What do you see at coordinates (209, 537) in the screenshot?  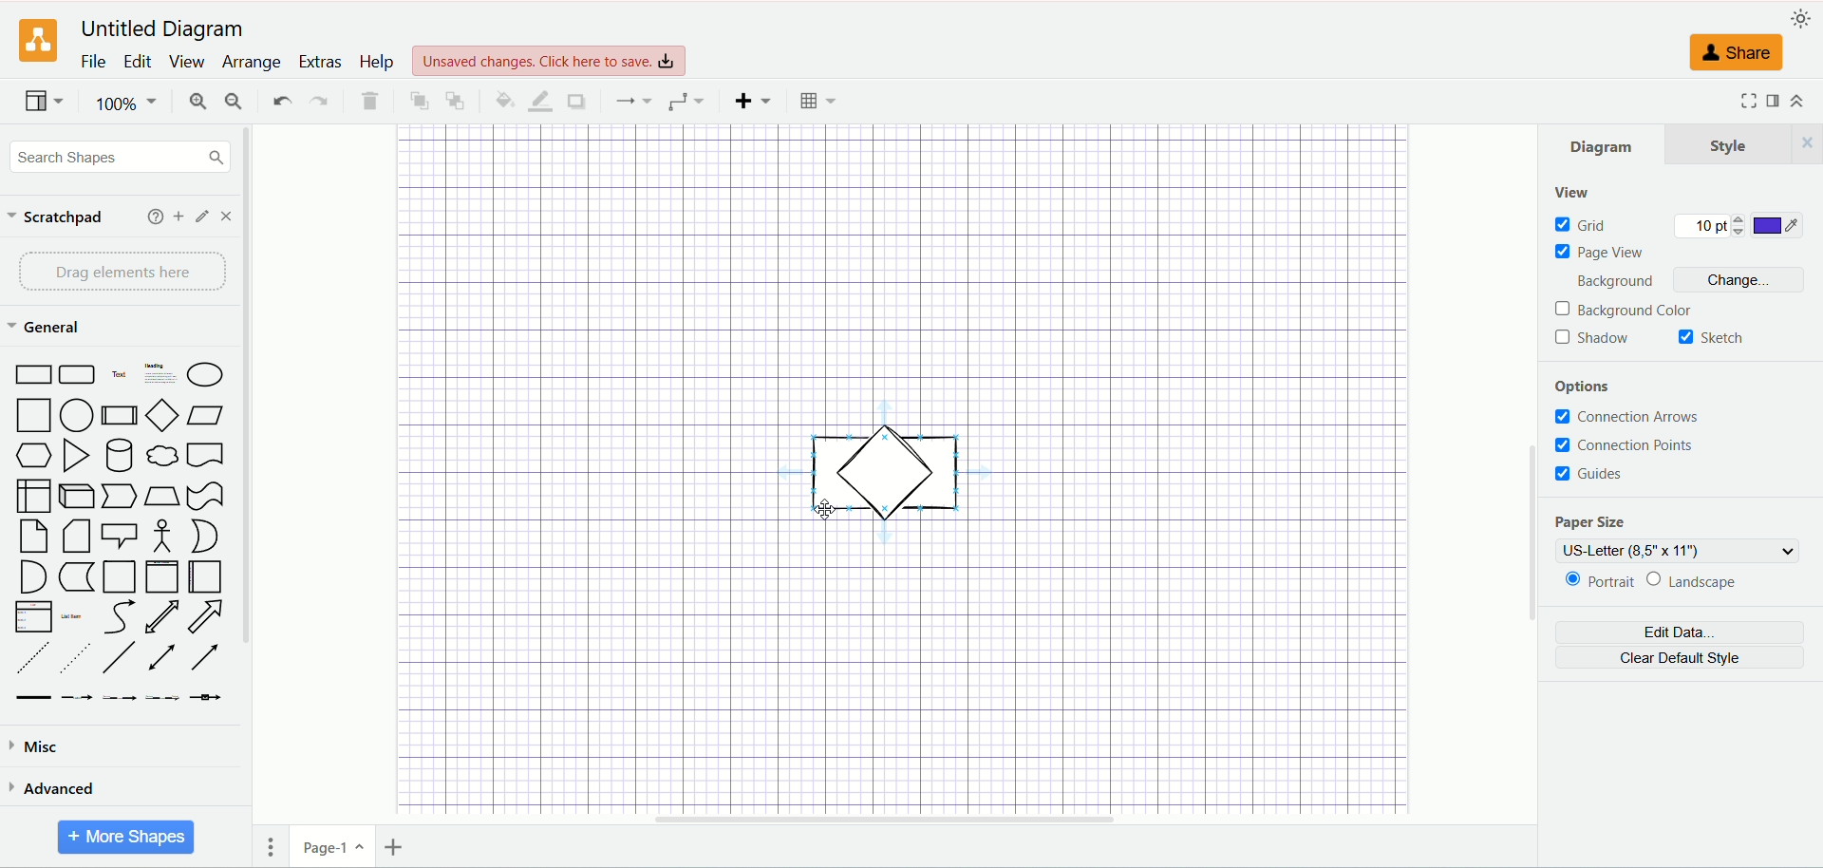 I see `Or` at bounding box center [209, 537].